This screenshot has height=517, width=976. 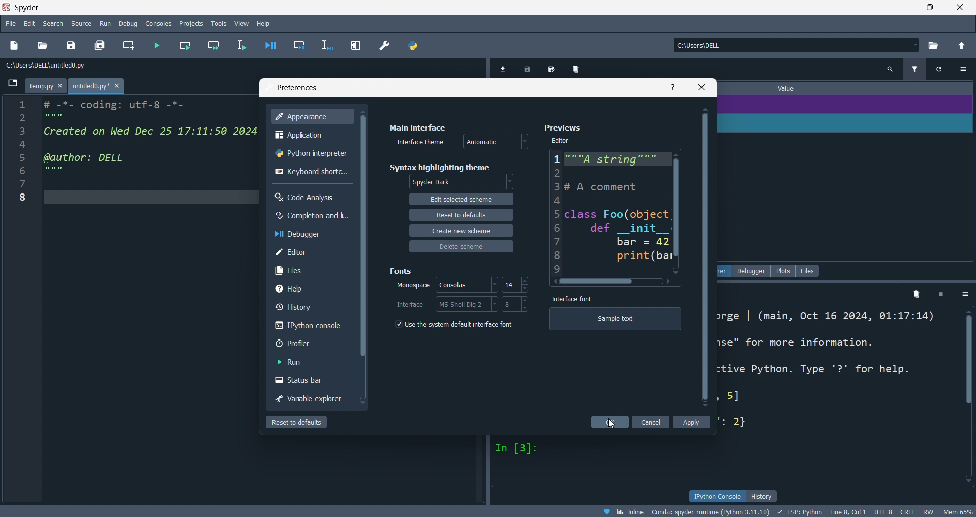 What do you see at coordinates (45, 46) in the screenshot?
I see `open fil` at bounding box center [45, 46].